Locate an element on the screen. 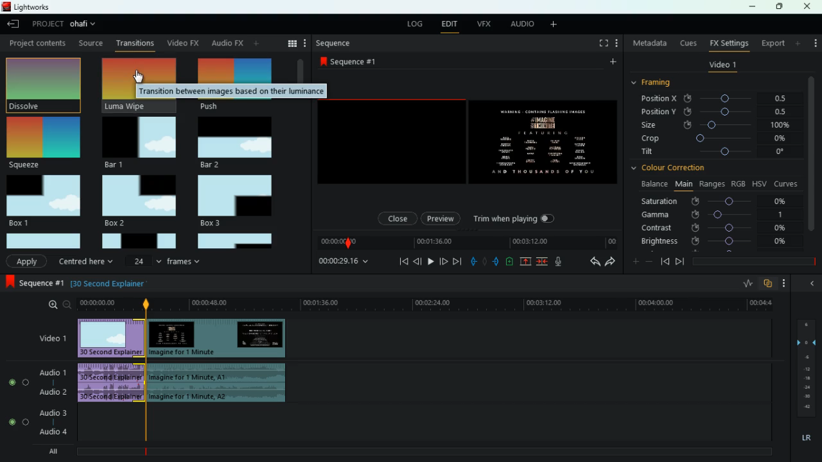 The height and width of the screenshot is (462, 822). sequence is located at coordinates (35, 284).